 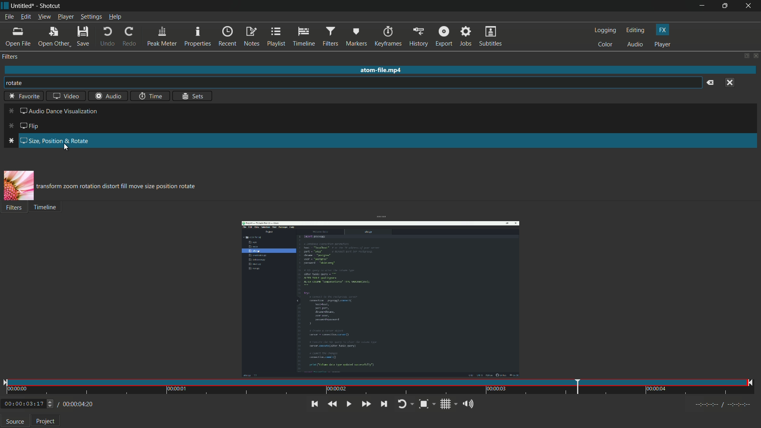 What do you see at coordinates (751, 6) in the screenshot?
I see `close app` at bounding box center [751, 6].